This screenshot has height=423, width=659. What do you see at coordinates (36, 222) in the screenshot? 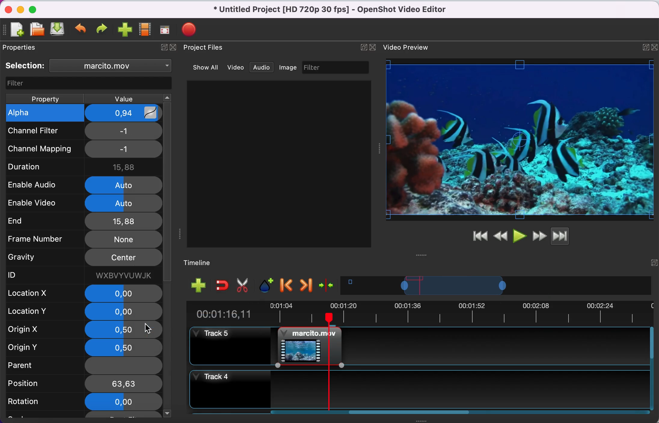
I see `End` at bounding box center [36, 222].